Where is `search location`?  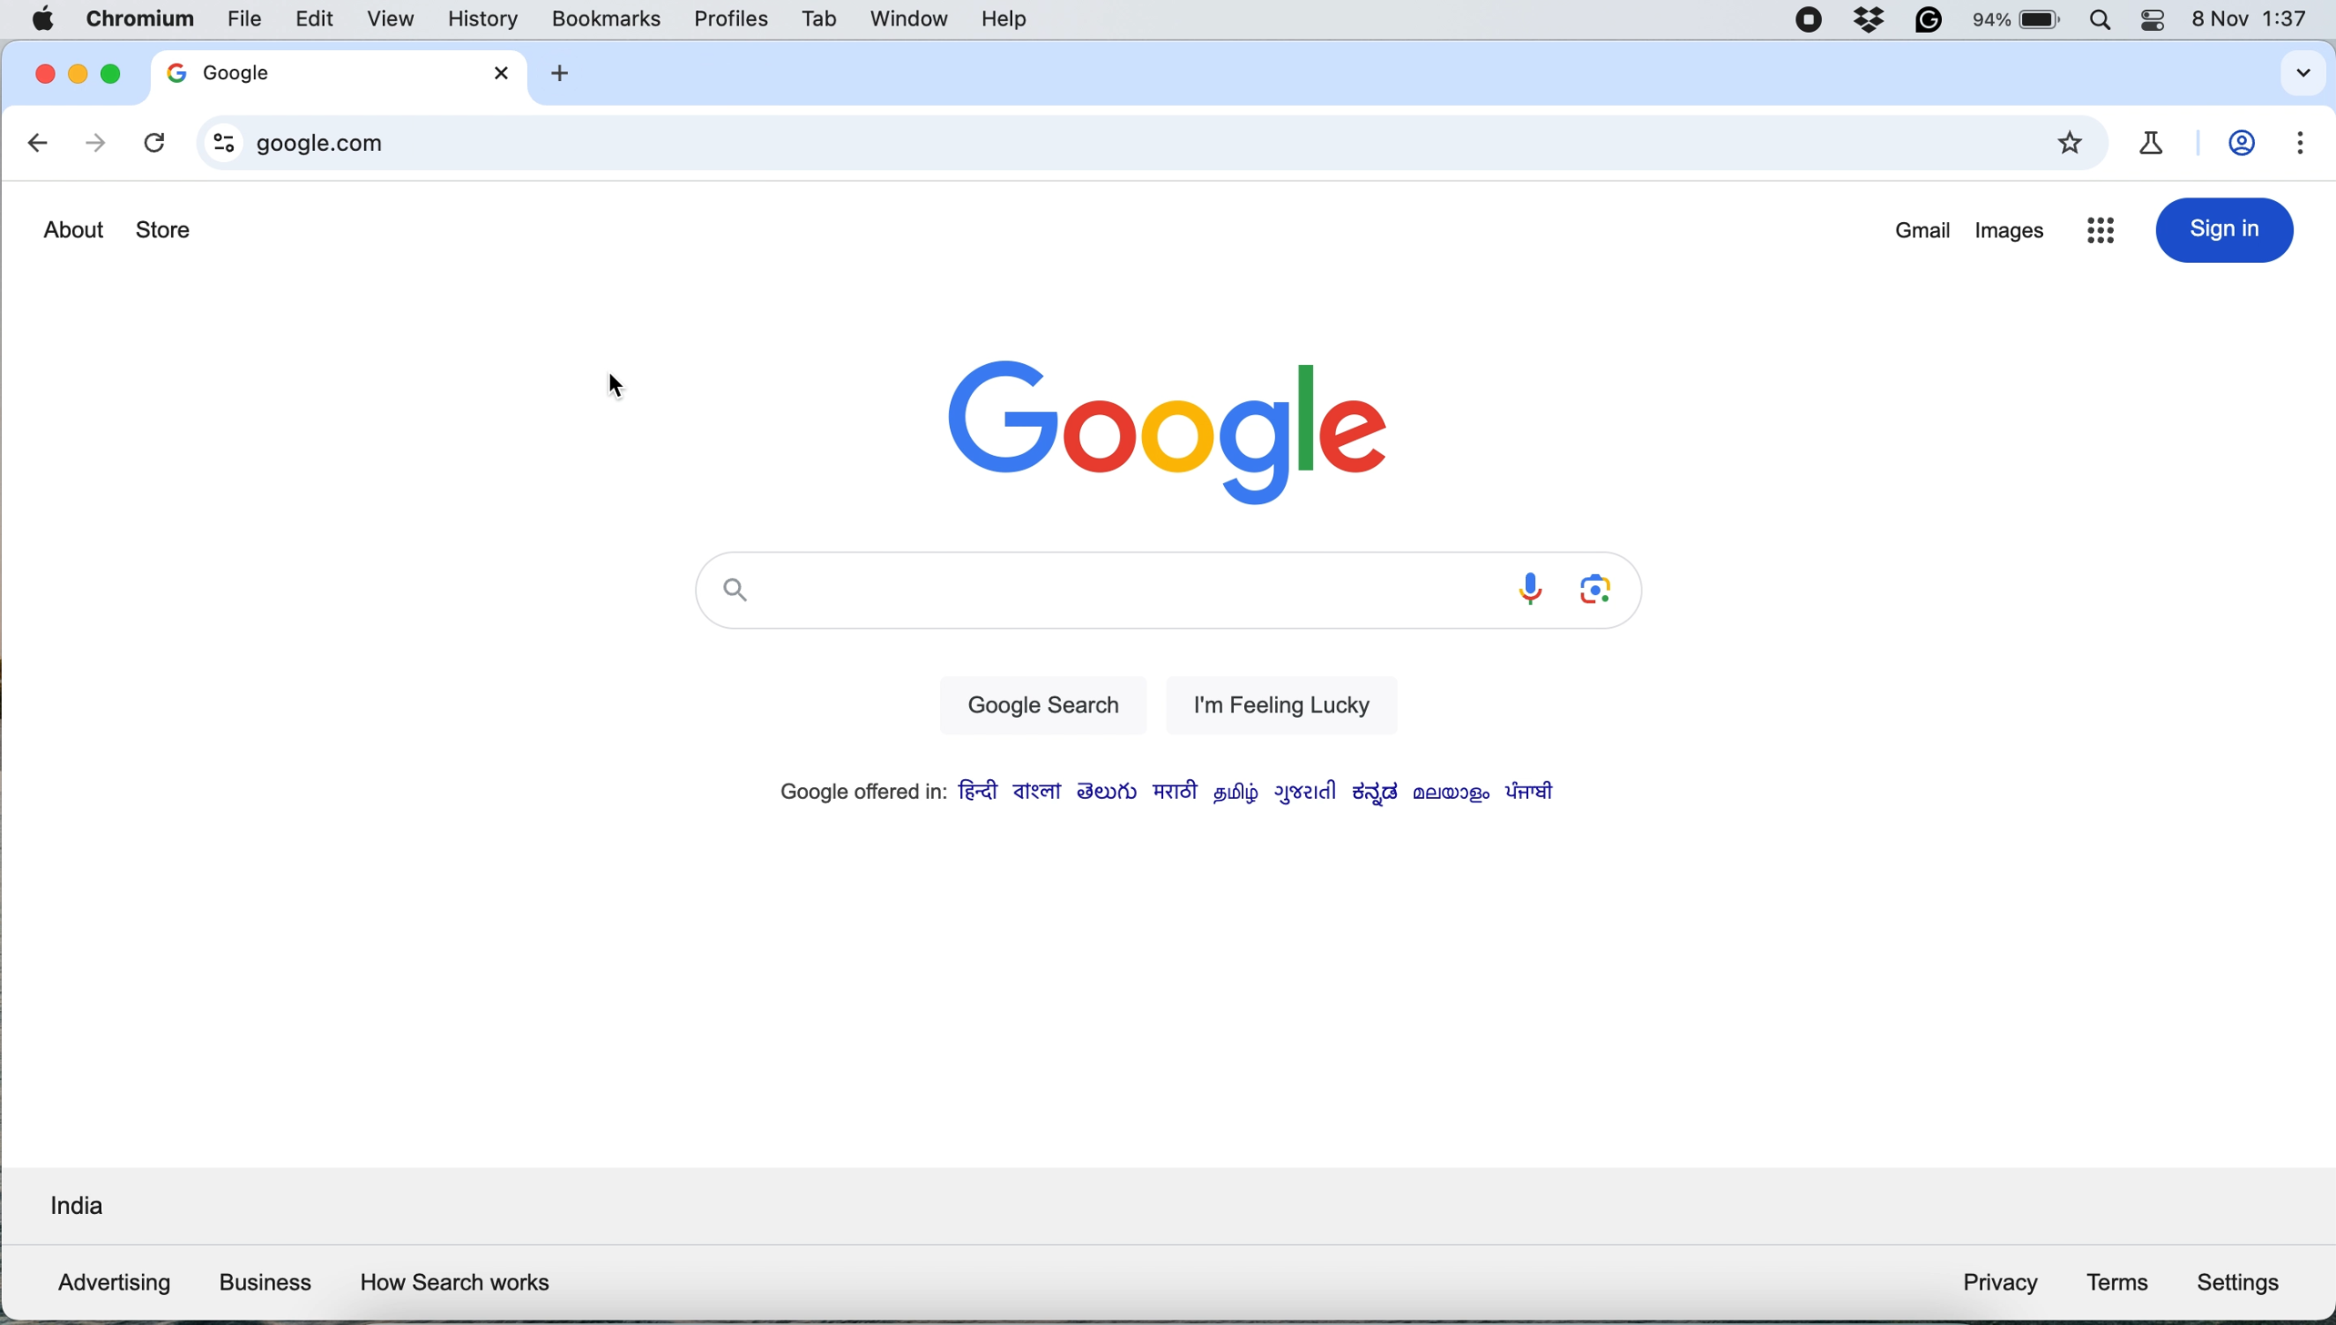
search location is located at coordinates (74, 1209).